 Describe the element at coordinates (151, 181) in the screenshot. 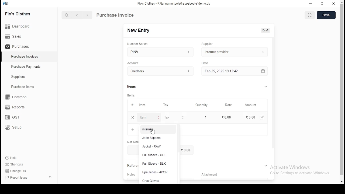

I see `cryo gloves` at that location.